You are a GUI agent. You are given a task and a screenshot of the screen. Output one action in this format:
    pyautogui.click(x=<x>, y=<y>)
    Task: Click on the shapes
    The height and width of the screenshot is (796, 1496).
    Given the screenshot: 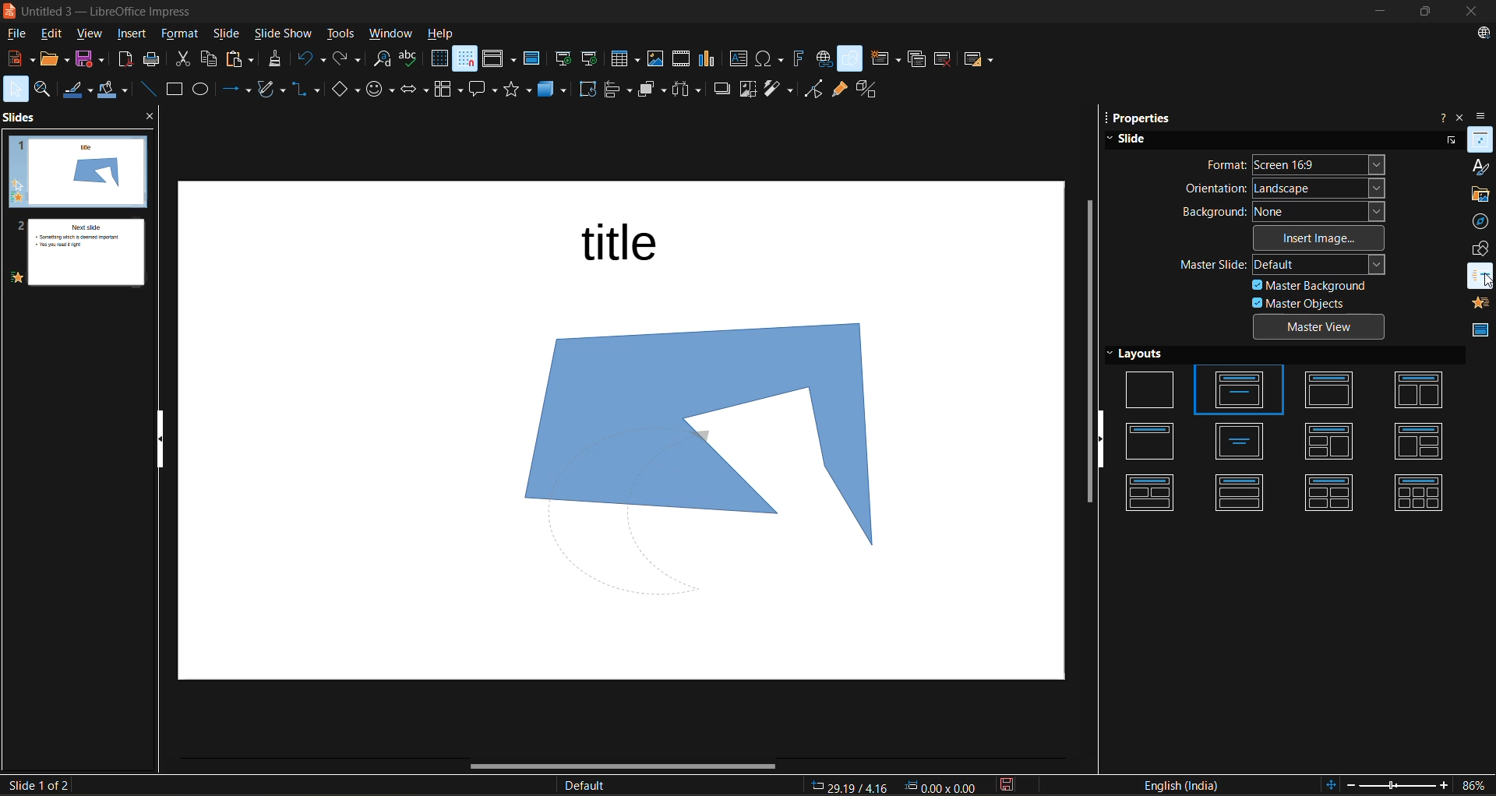 What is the action you would take?
    pyautogui.click(x=1482, y=252)
    